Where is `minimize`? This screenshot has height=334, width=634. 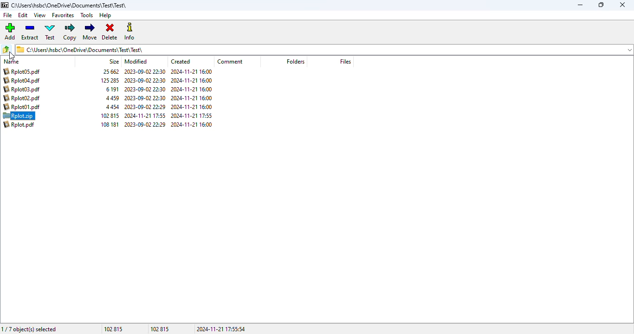
minimize is located at coordinates (580, 5).